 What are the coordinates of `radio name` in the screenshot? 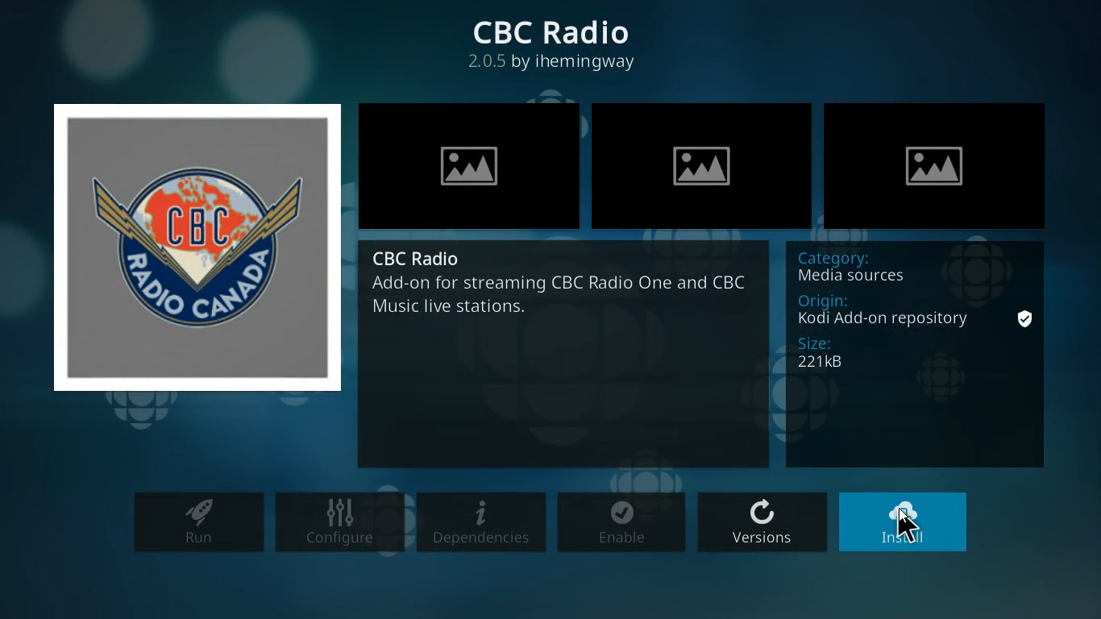 It's located at (422, 258).